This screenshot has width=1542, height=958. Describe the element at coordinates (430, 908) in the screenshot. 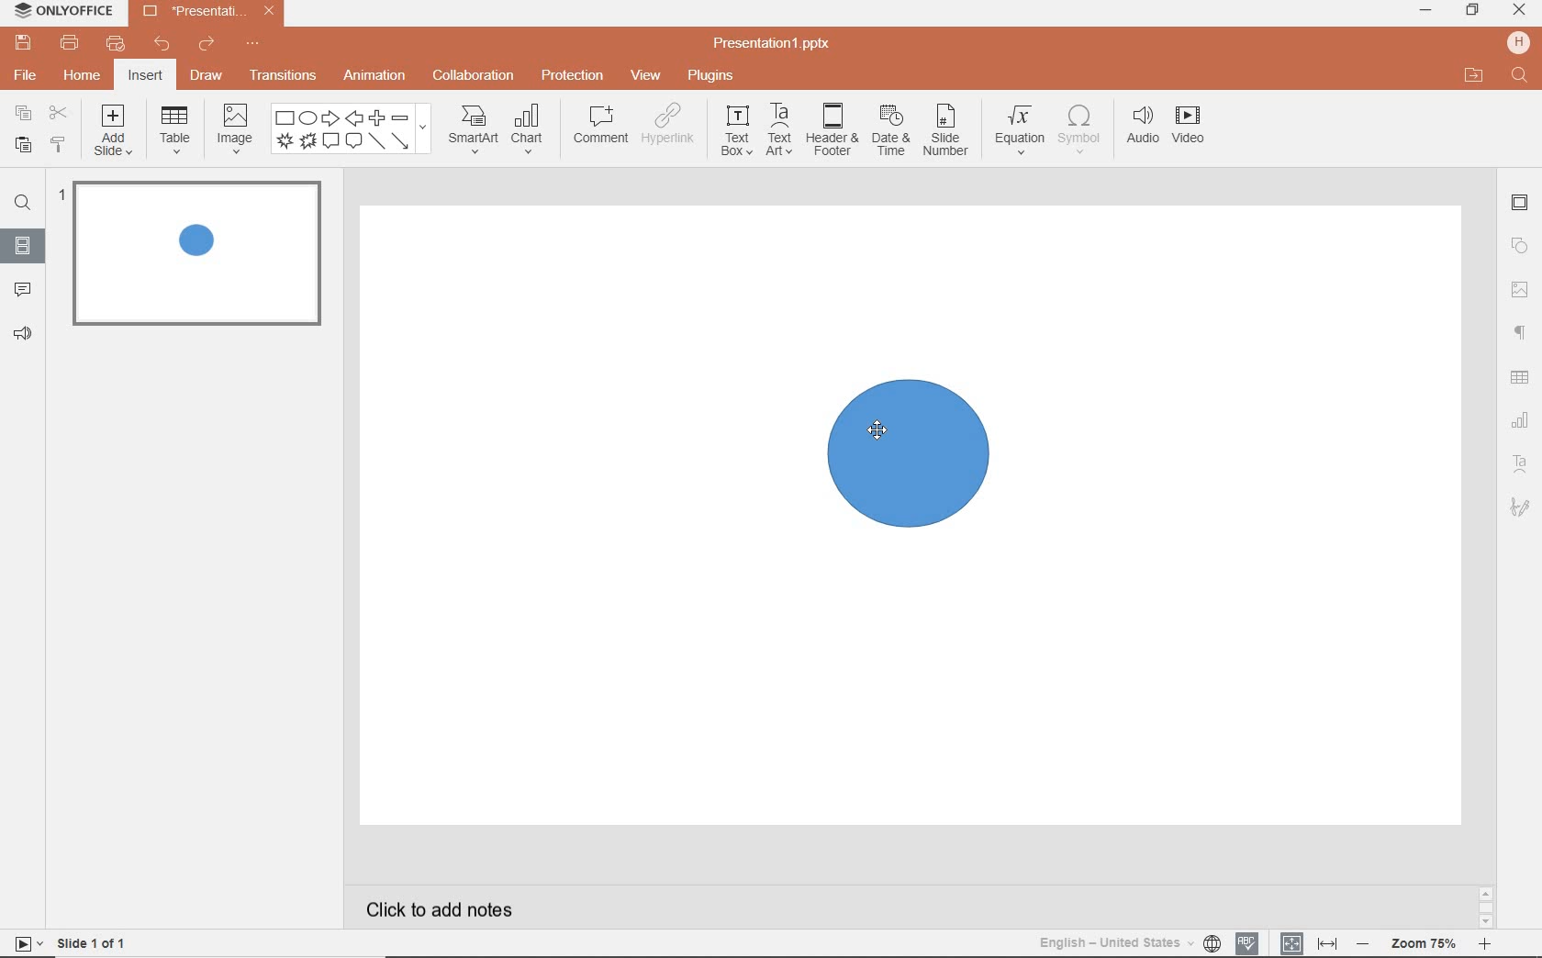

I see `click to add notes` at that location.